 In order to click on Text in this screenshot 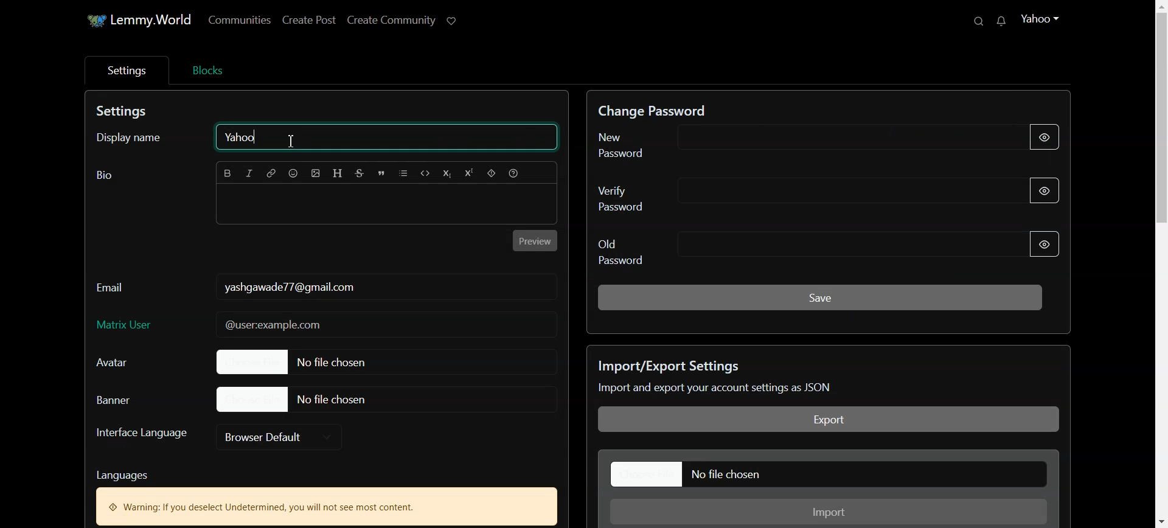, I will do `click(288, 287)`.